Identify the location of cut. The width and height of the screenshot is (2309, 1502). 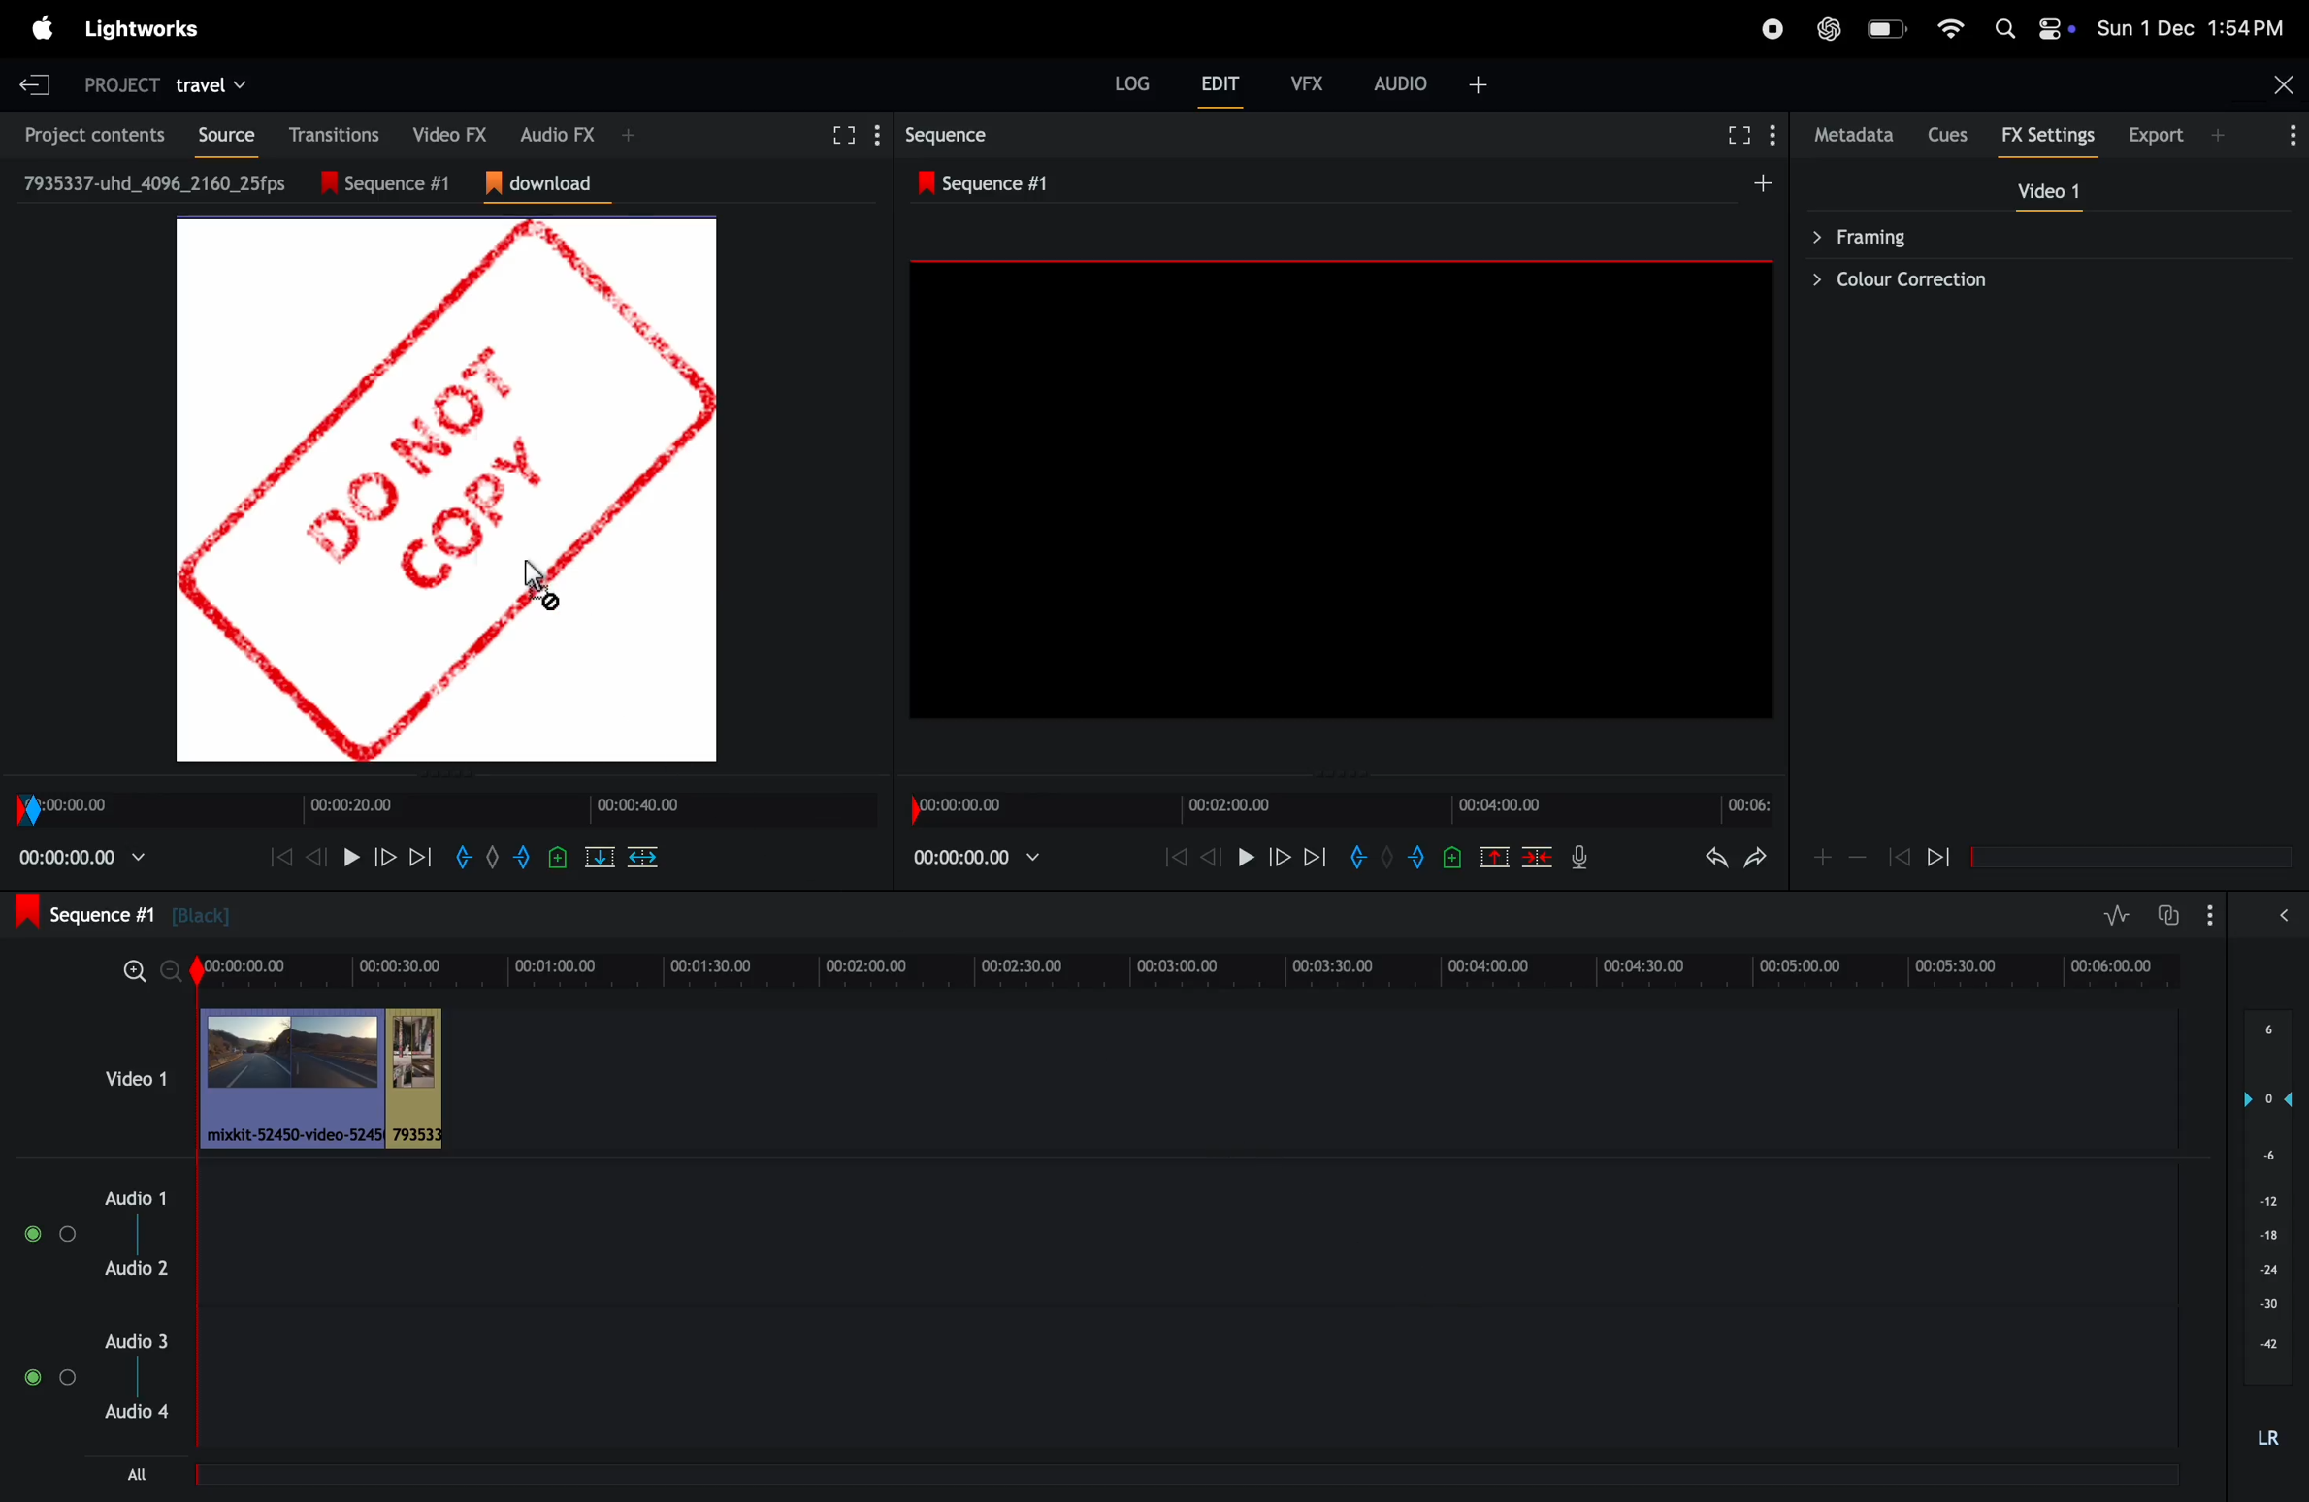
(1494, 856).